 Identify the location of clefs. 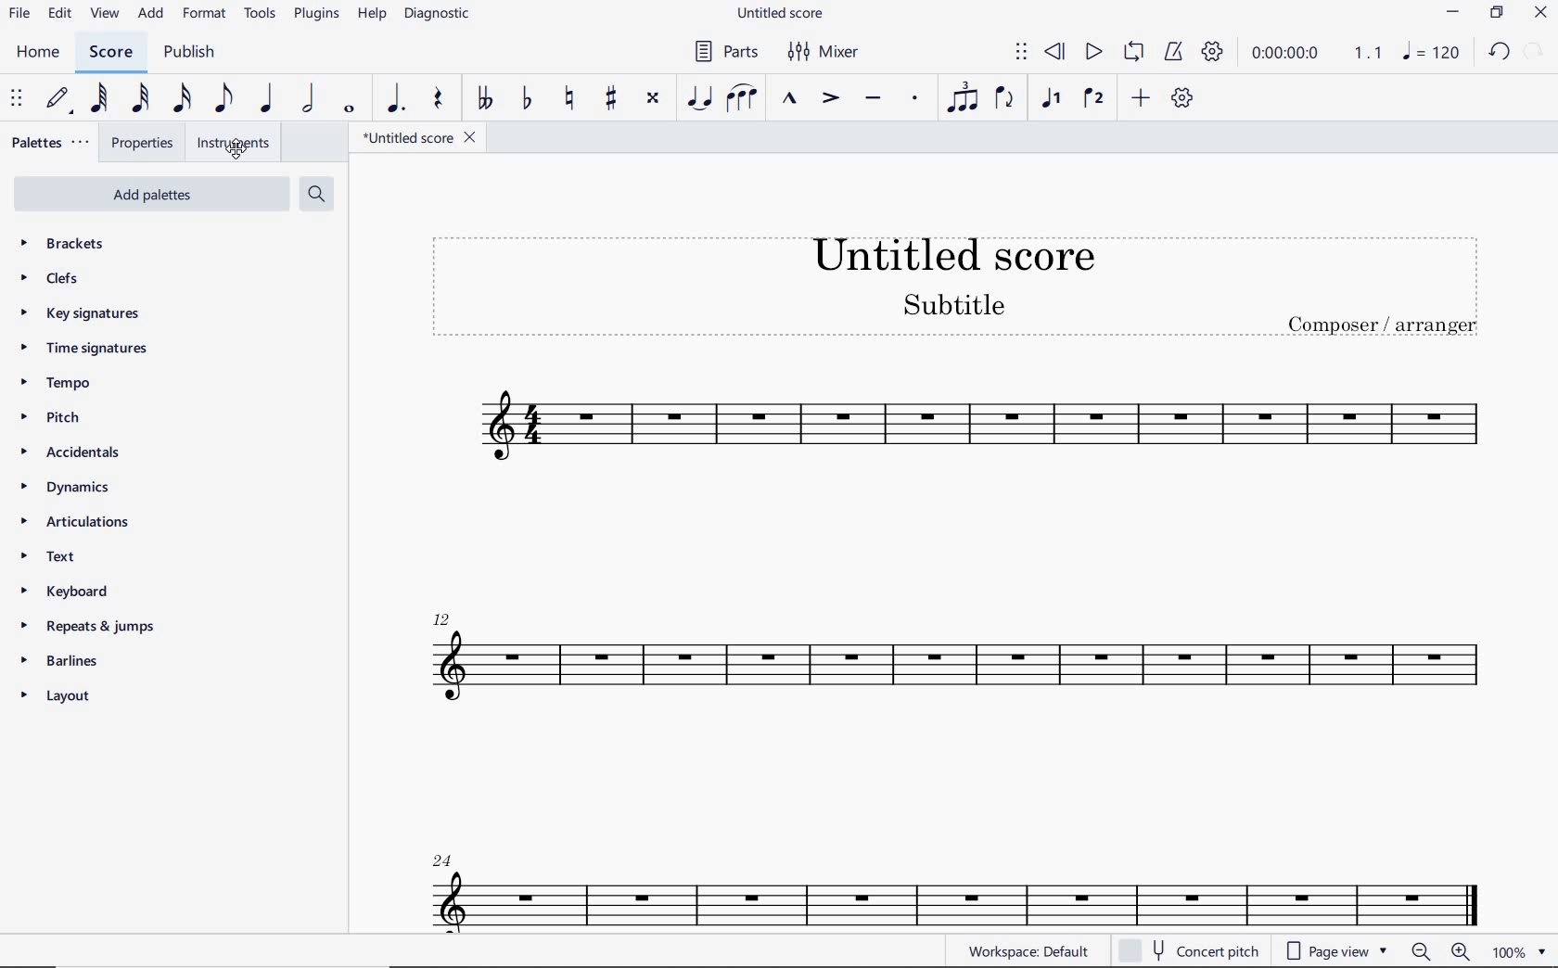
(51, 279).